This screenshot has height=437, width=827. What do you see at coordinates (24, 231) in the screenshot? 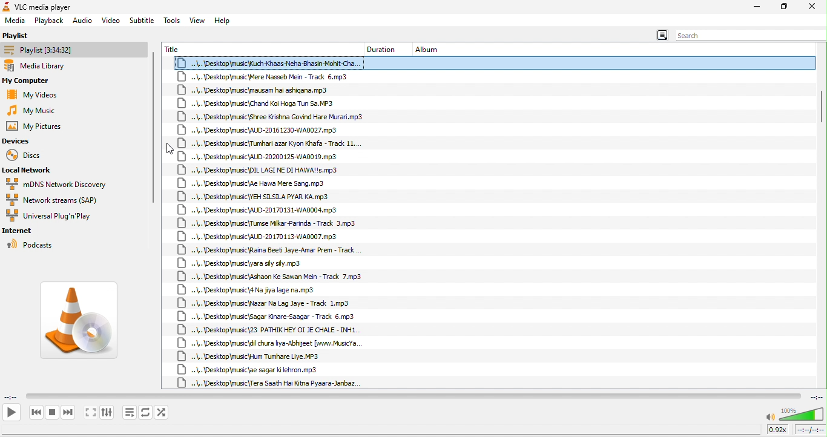
I see `internet` at bounding box center [24, 231].